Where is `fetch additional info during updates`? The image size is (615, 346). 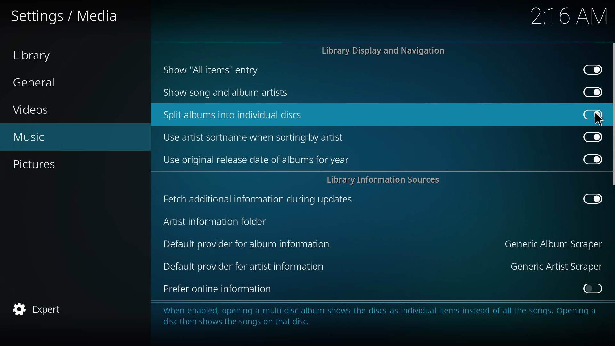
fetch additional info during updates is located at coordinates (256, 199).